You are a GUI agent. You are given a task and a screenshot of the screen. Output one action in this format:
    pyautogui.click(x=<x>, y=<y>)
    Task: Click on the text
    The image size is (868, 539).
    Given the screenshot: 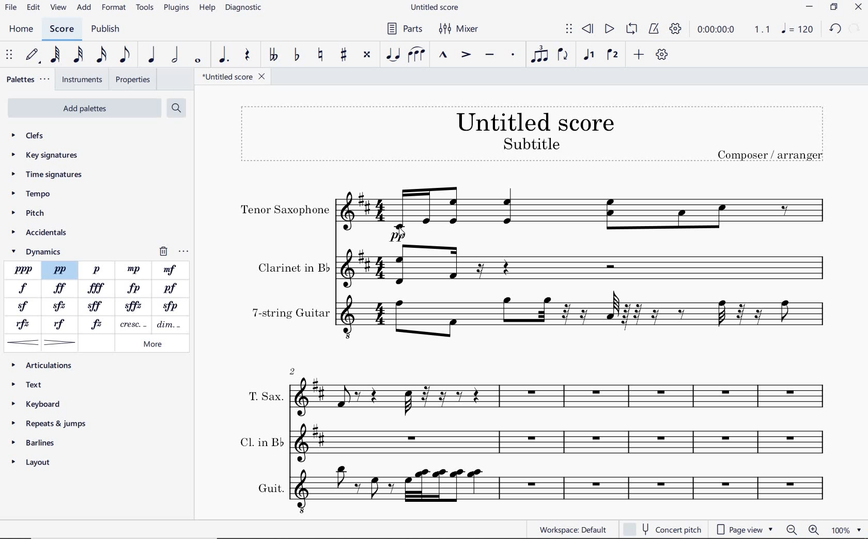 What is the action you would take?
    pyautogui.click(x=535, y=121)
    